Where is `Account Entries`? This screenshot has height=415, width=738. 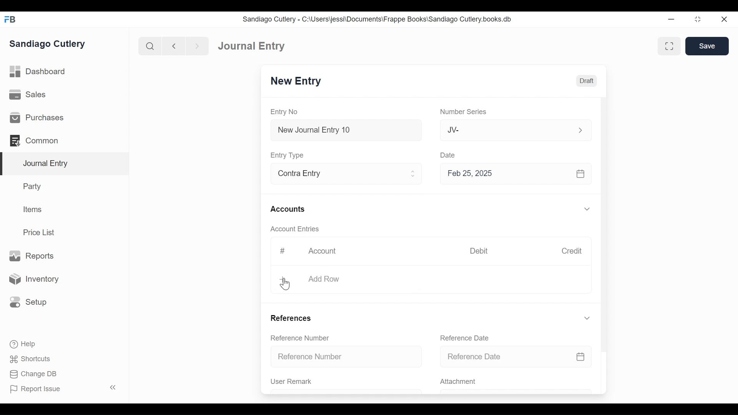 Account Entries is located at coordinates (298, 229).